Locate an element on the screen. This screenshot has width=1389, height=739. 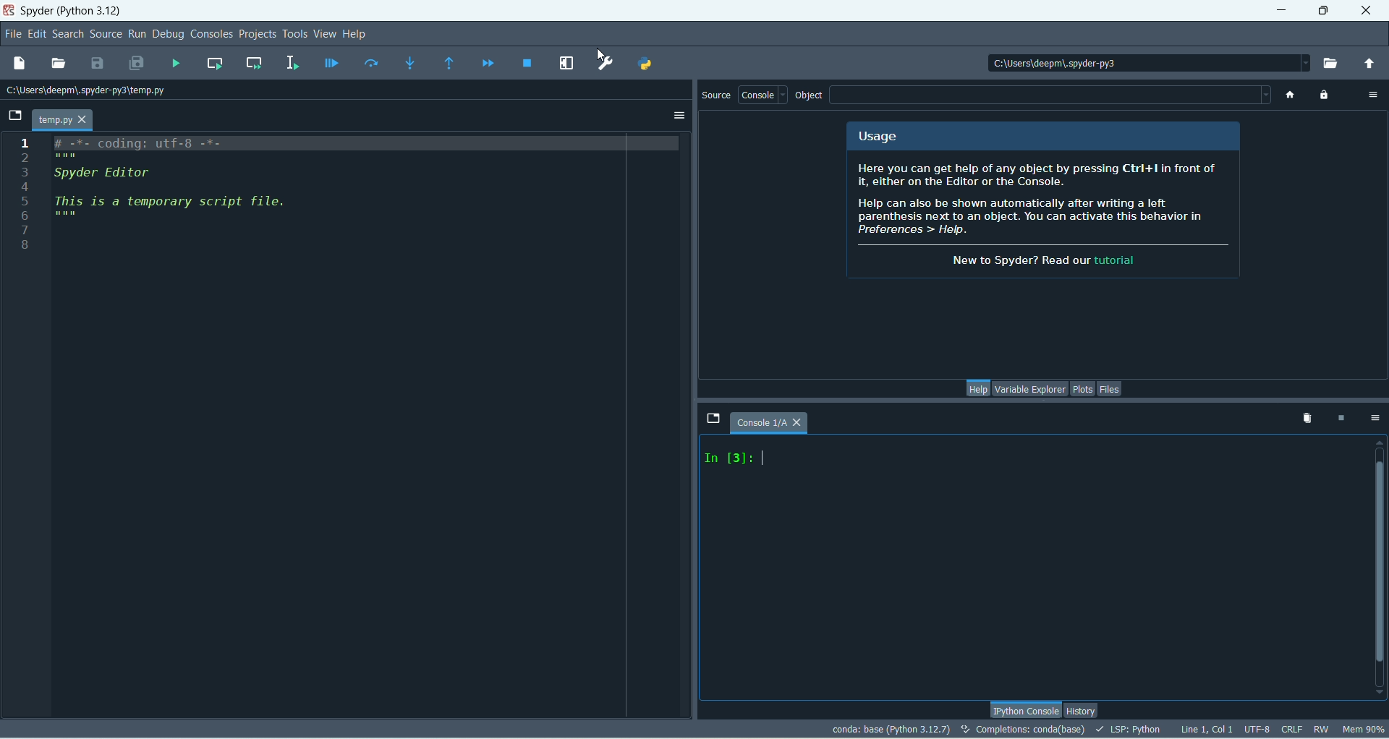
help is located at coordinates (976, 387).